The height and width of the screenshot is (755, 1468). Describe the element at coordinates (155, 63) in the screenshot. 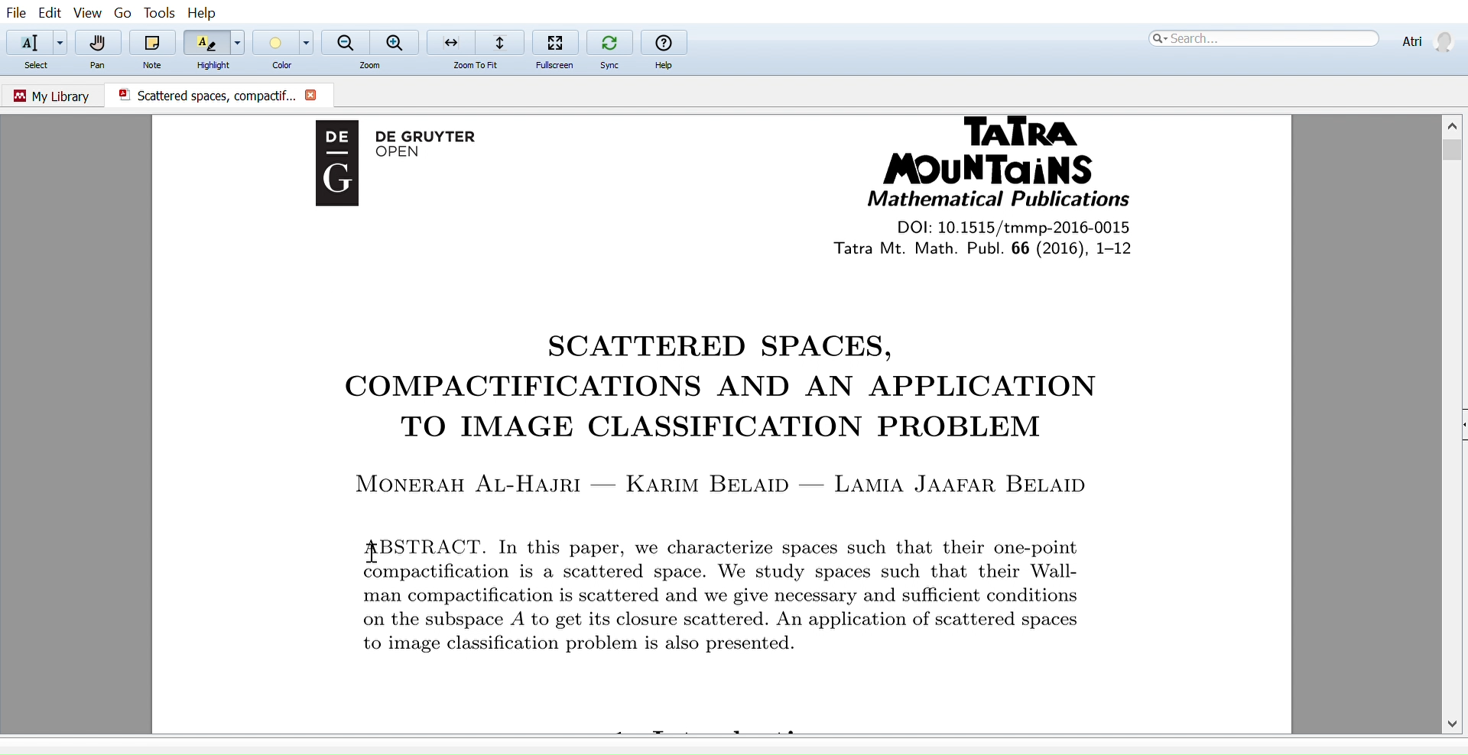

I see `Note` at that location.